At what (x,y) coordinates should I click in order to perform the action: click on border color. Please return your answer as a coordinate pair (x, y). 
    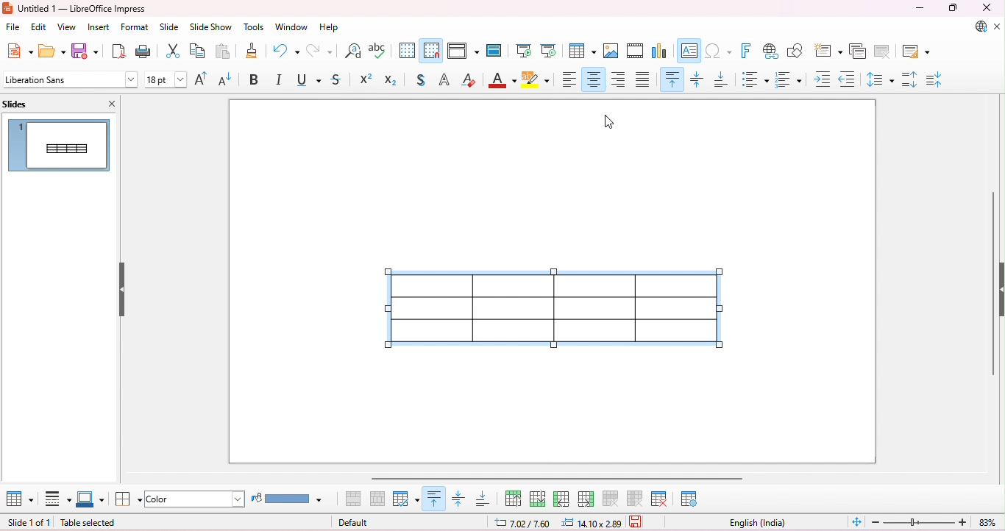
    Looking at the image, I should click on (90, 497).